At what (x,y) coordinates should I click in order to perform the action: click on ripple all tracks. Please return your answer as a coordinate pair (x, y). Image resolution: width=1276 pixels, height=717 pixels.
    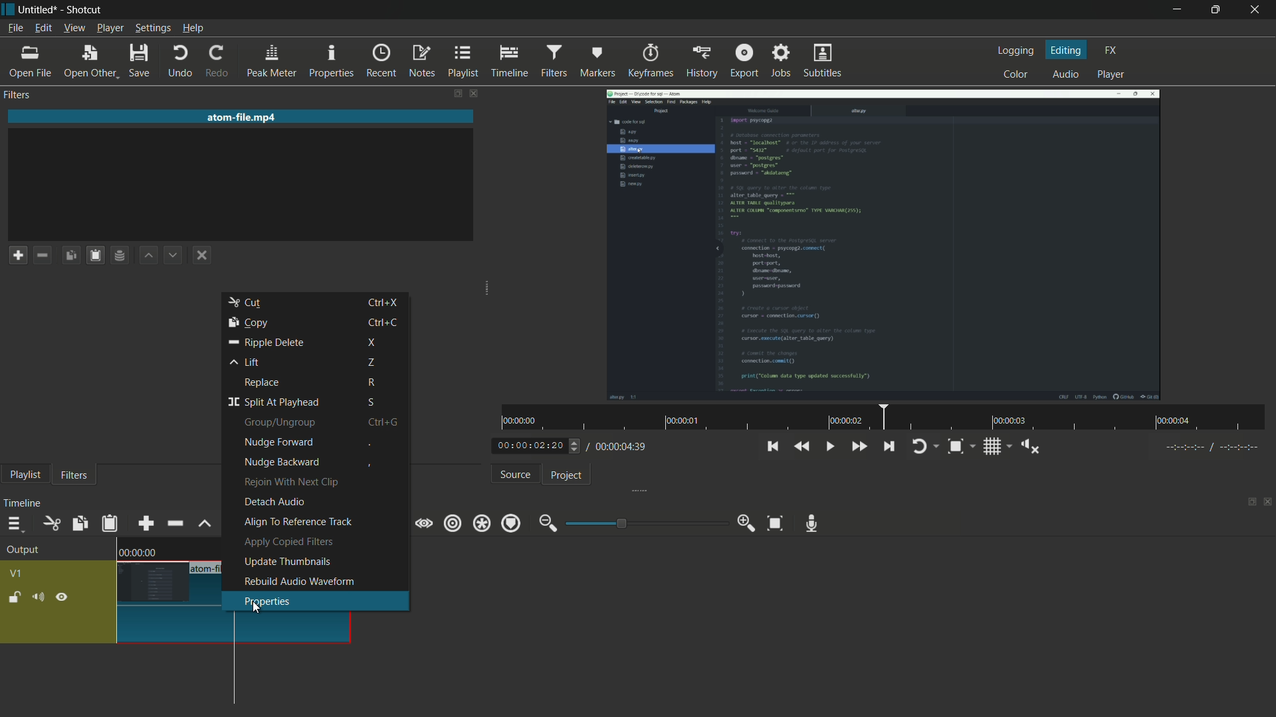
    Looking at the image, I should click on (481, 523).